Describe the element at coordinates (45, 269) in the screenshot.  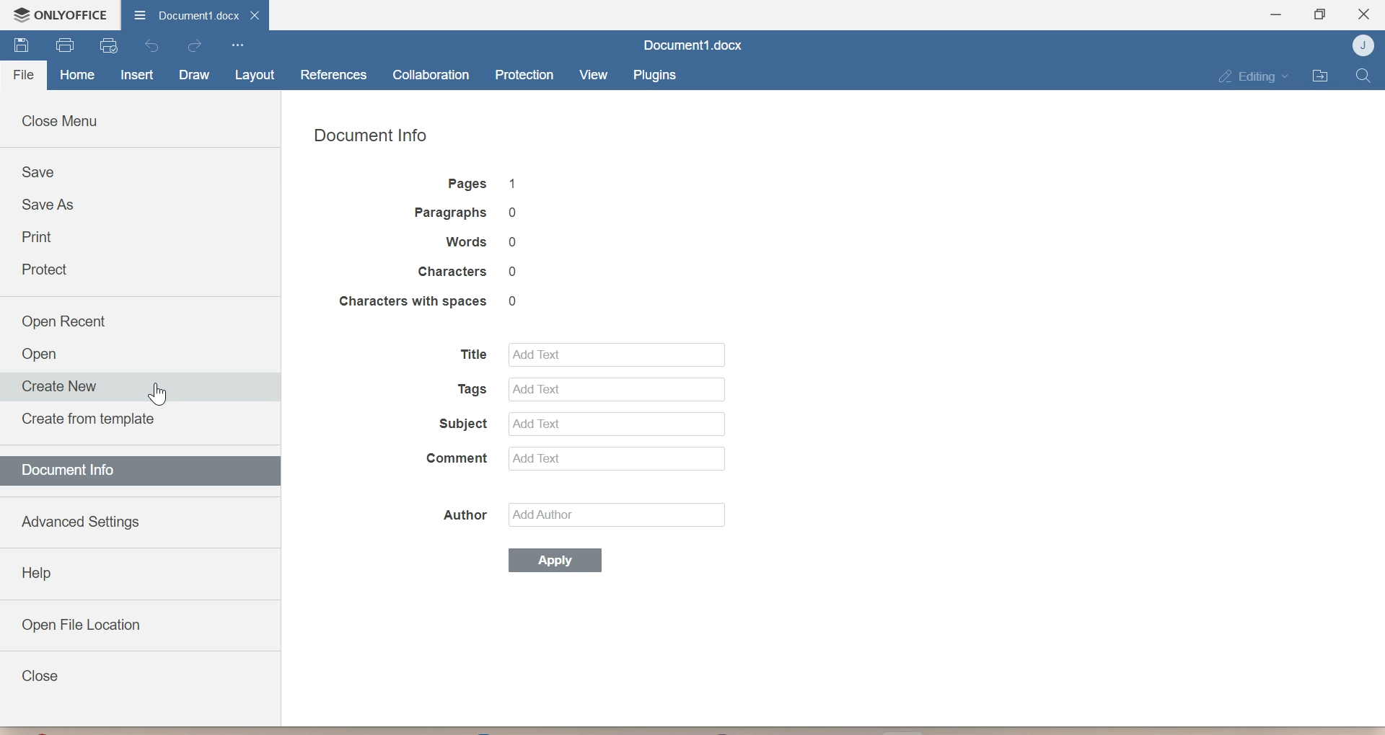
I see `Protect` at that location.